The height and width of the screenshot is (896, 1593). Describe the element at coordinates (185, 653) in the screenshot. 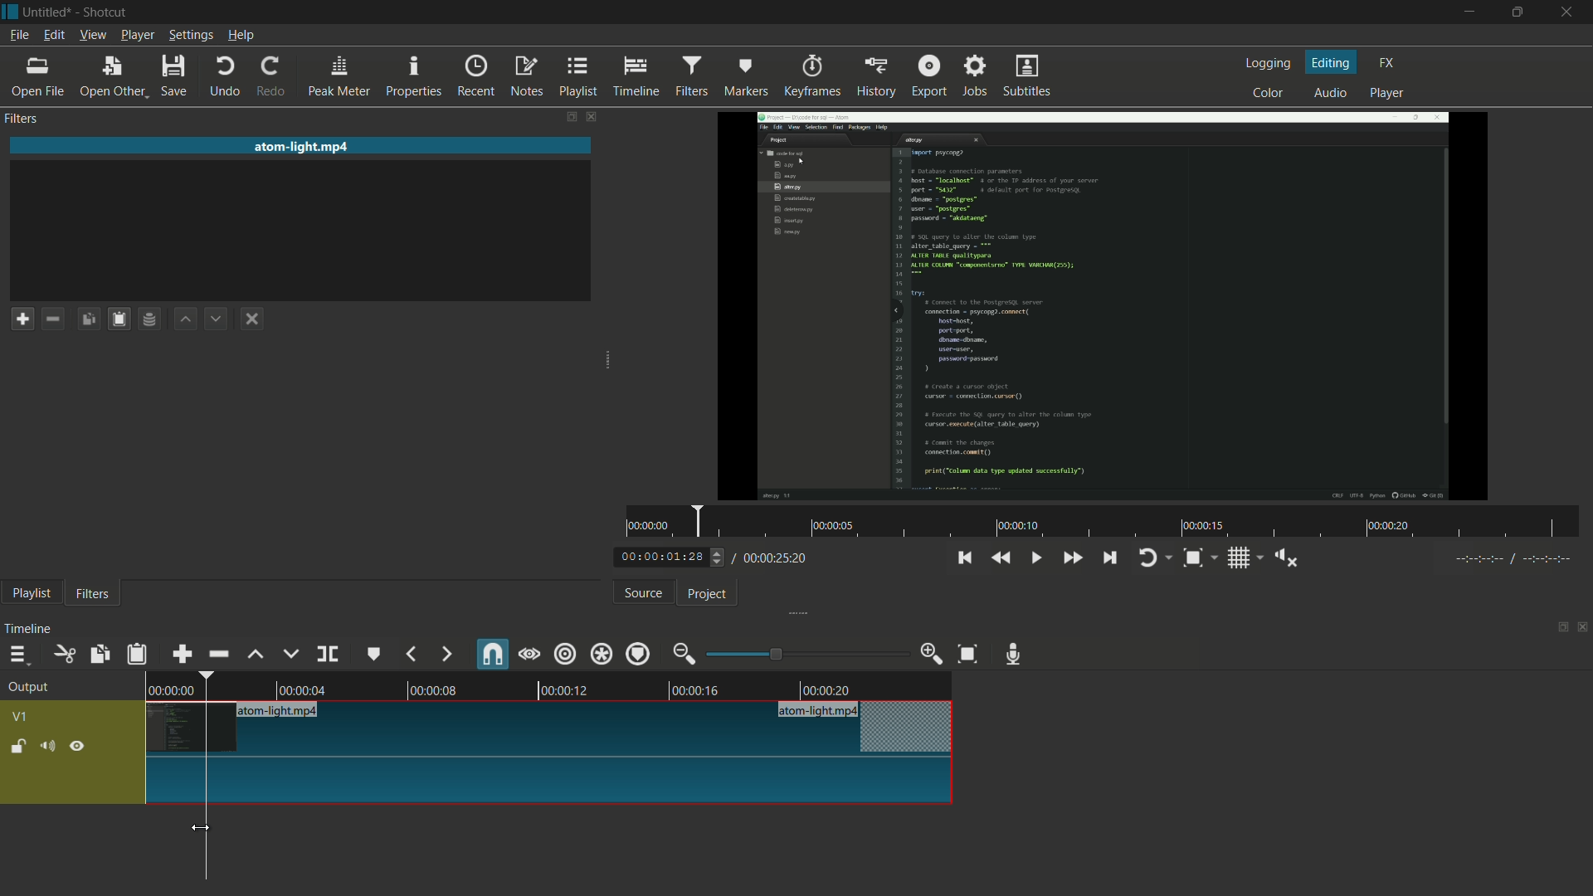

I see `append` at that location.